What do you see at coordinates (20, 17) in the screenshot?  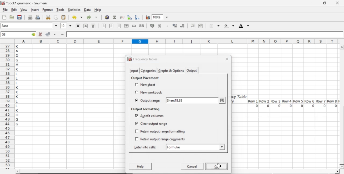 I see `save current workbook` at bounding box center [20, 17].